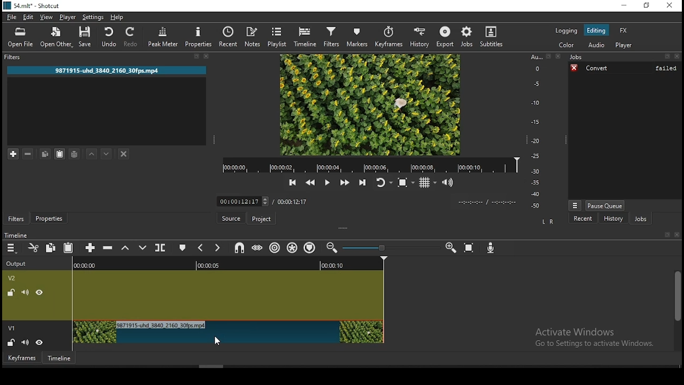 The width and height of the screenshot is (684, 385). Describe the element at coordinates (198, 36) in the screenshot. I see `properties` at that location.